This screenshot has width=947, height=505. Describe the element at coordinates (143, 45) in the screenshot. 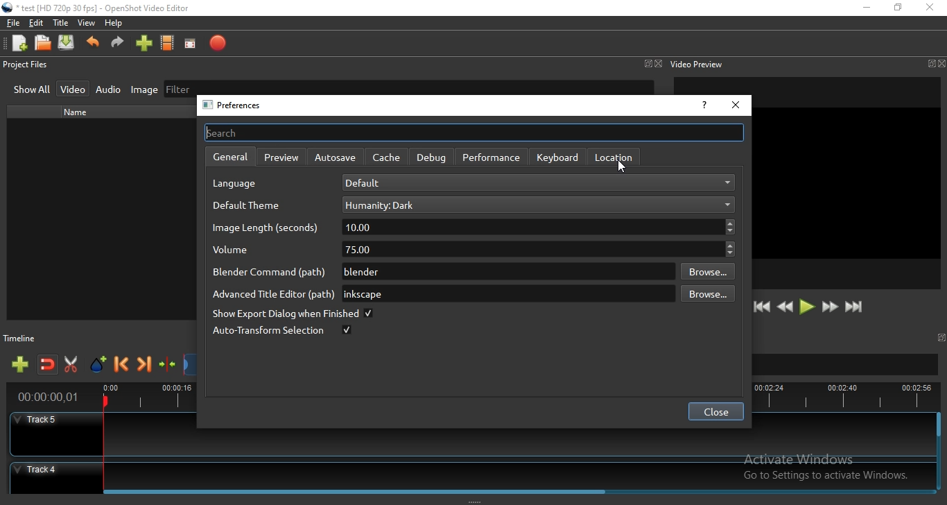

I see `import files` at that location.